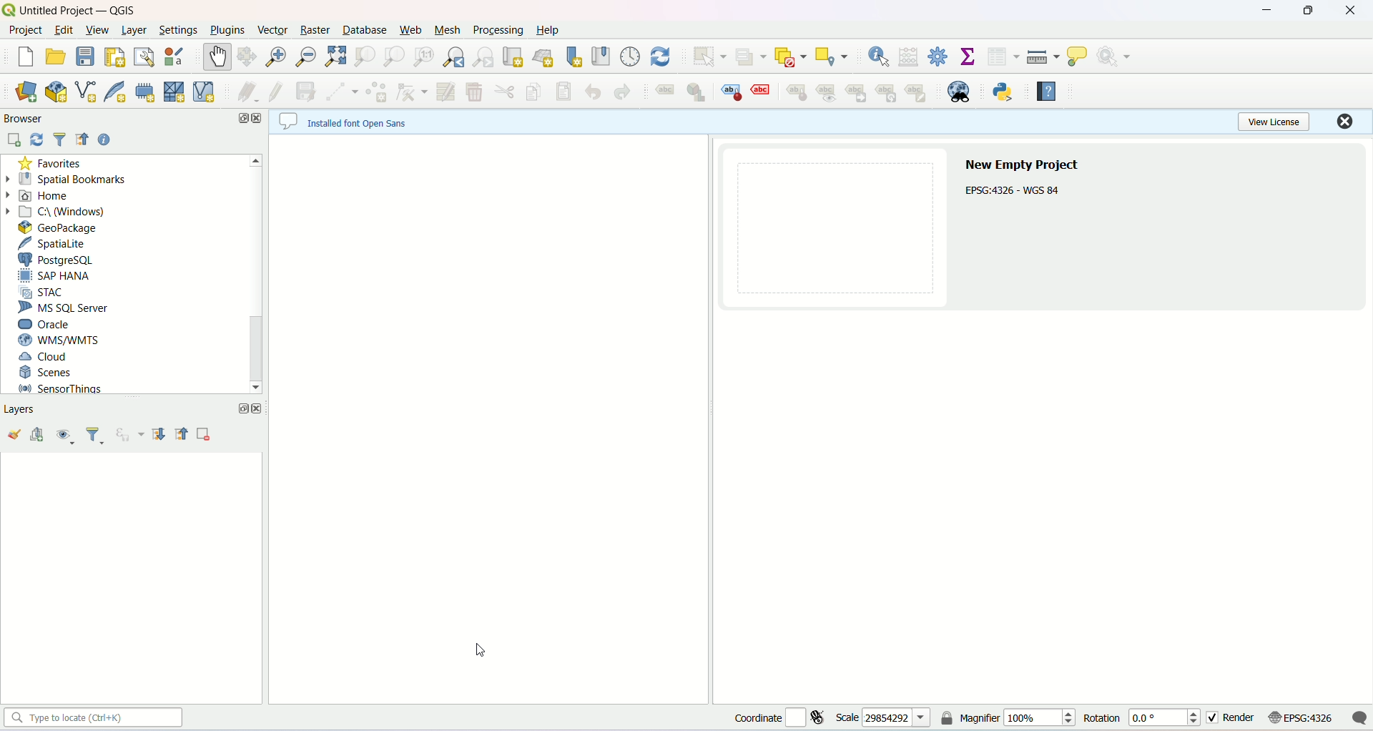  What do you see at coordinates (507, 93) in the screenshot?
I see `cut` at bounding box center [507, 93].